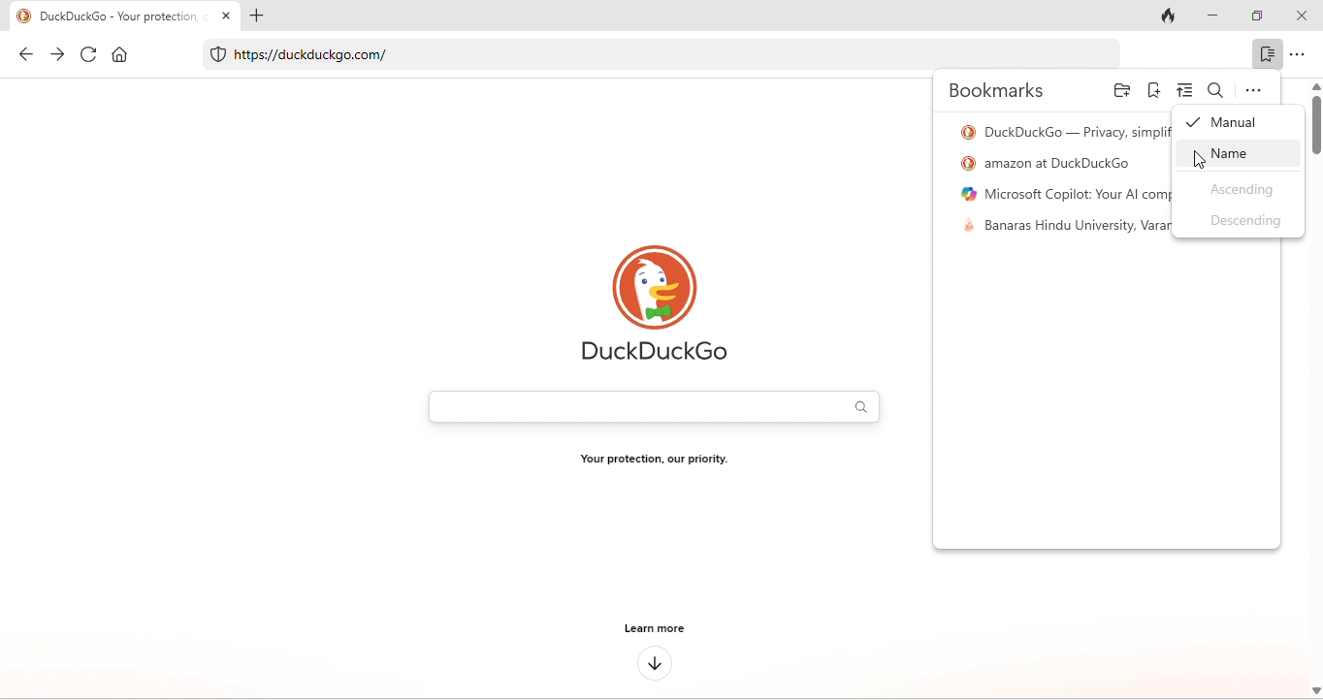 Image resolution: width=1323 pixels, height=700 pixels. What do you see at coordinates (125, 16) in the screenshot?
I see `DuckDuckGo- Your protection` at bounding box center [125, 16].